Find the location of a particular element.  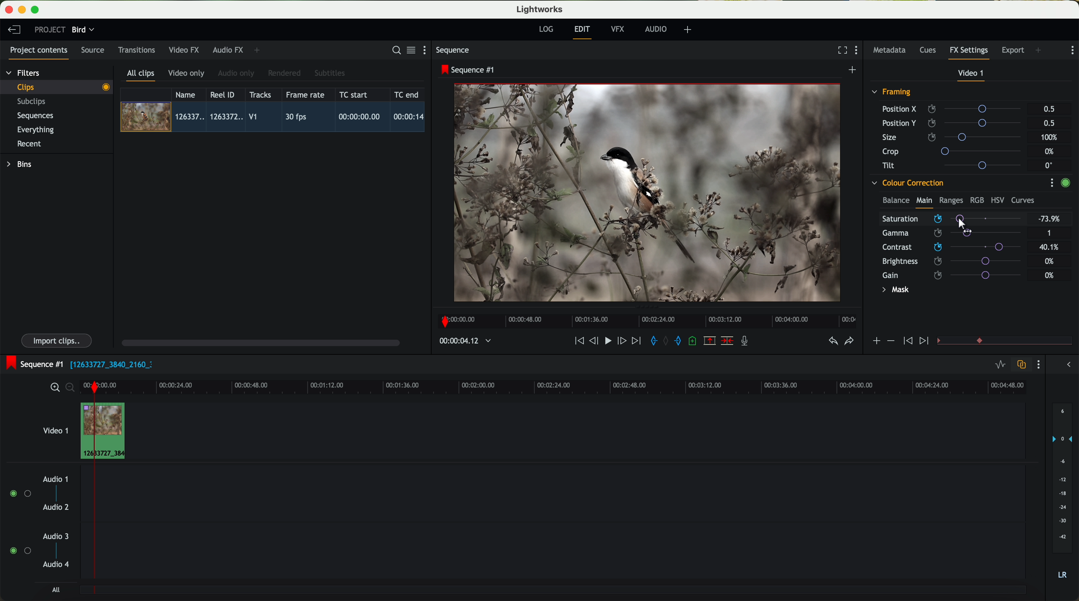

show settings menu is located at coordinates (1038, 364).